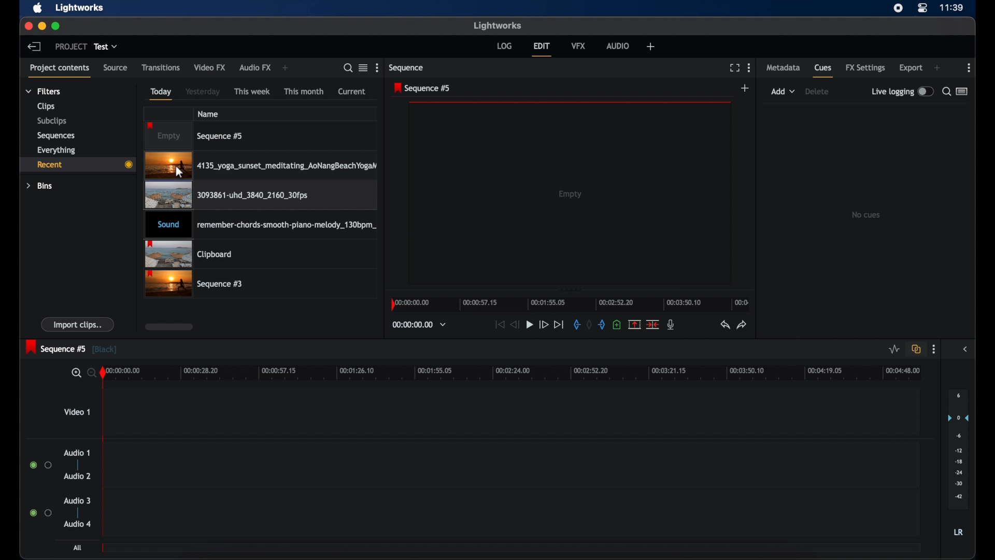 Image resolution: width=995 pixels, height=560 pixels. Describe the element at coordinates (542, 49) in the screenshot. I see `edit` at that location.